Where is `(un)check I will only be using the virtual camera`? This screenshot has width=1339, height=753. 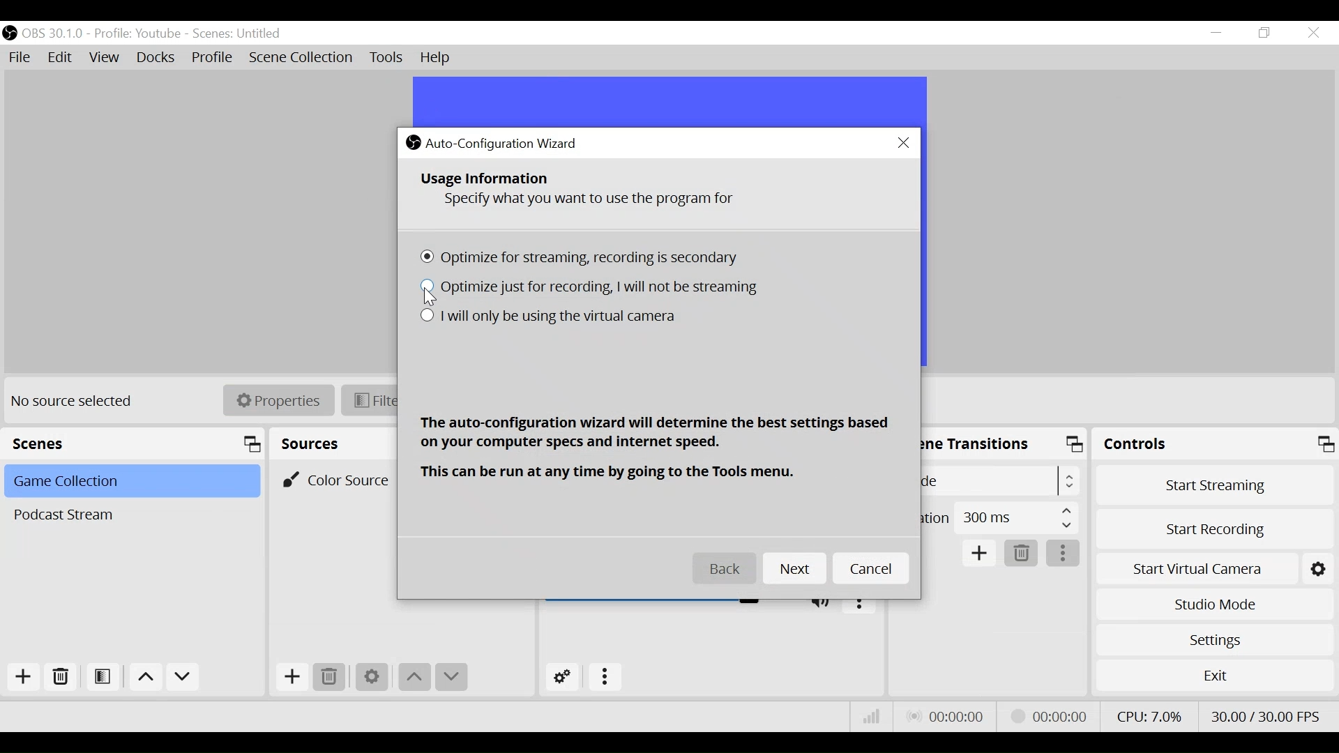
(un)check I will only be using the virtual camera is located at coordinates (547, 318).